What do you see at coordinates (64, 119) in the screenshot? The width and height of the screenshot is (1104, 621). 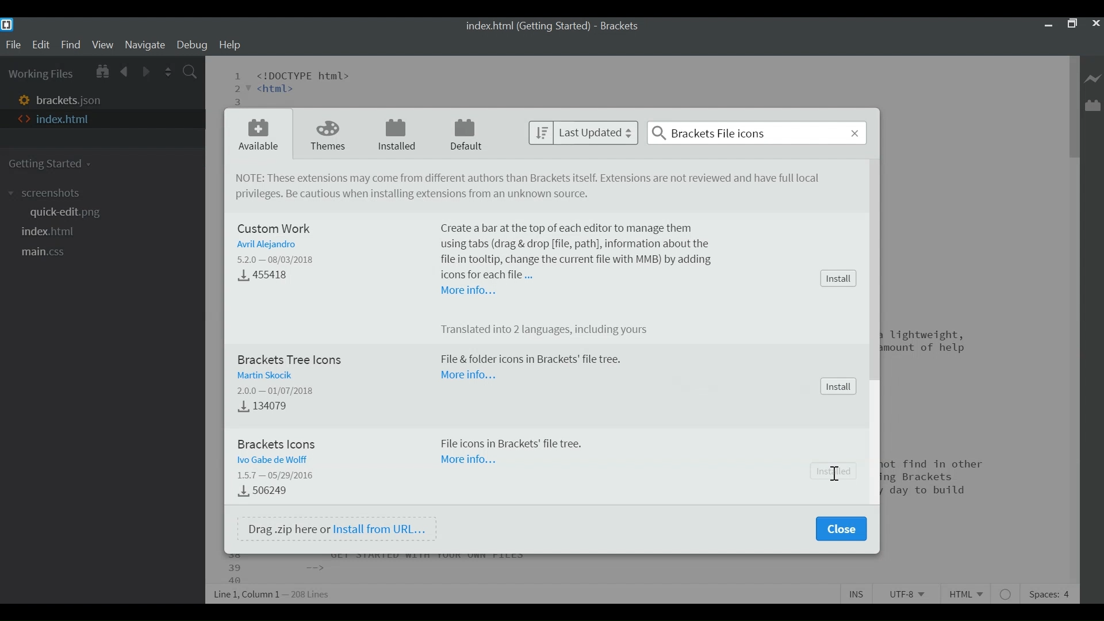 I see `index.html` at bounding box center [64, 119].